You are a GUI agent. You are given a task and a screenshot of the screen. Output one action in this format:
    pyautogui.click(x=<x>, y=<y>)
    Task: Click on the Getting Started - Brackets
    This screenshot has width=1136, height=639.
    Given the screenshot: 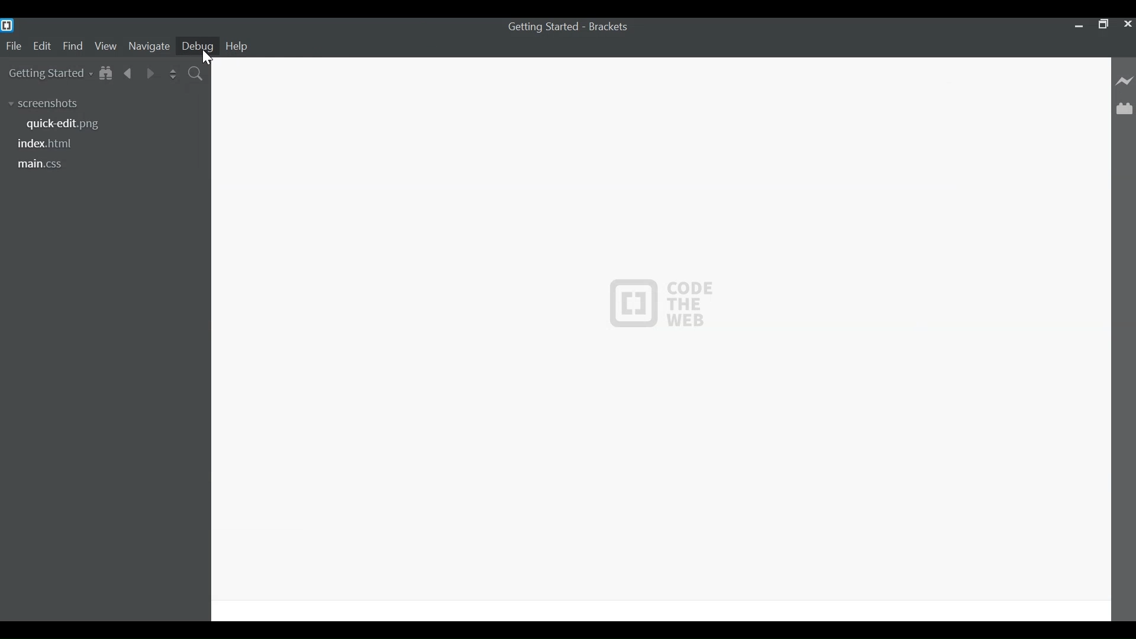 What is the action you would take?
    pyautogui.click(x=571, y=26)
    